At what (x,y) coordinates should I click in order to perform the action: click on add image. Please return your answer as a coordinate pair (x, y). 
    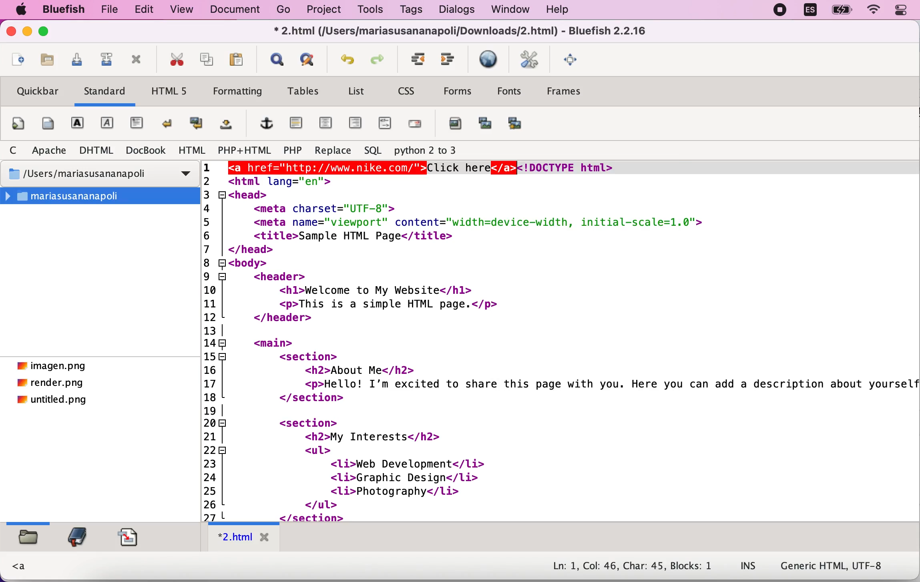
    Looking at the image, I should click on (456, 127).